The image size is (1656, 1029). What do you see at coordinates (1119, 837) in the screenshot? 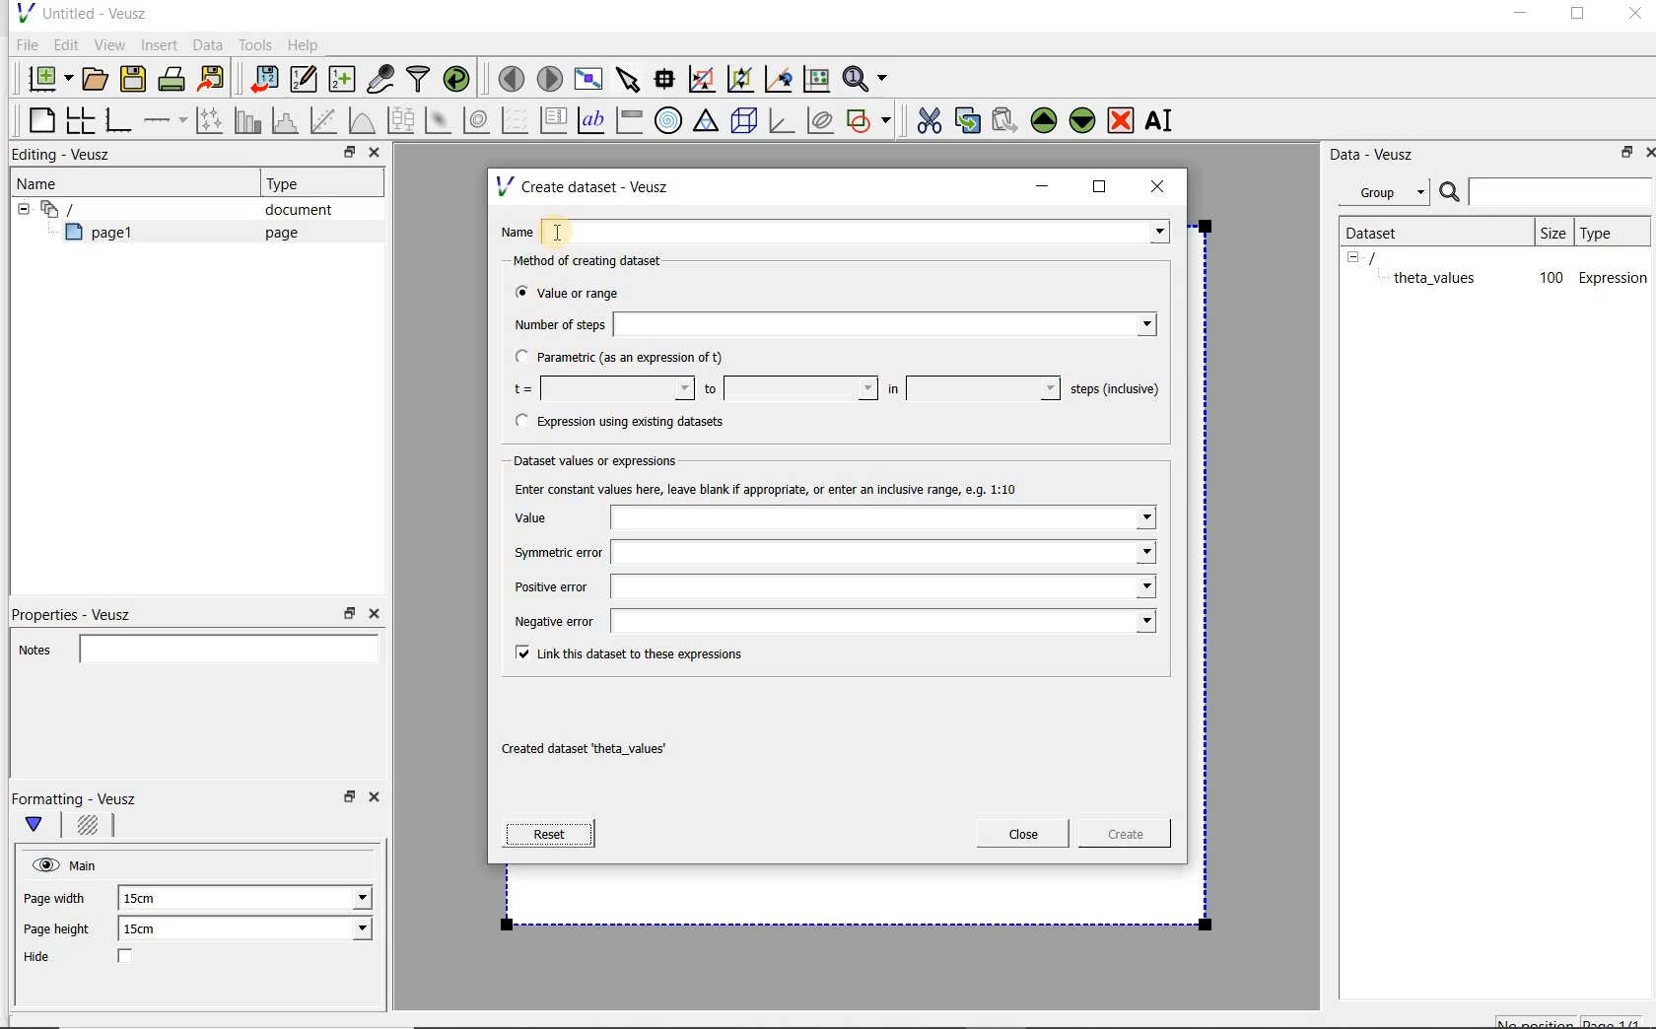
I see `Create` at bounding box center [1119, 837].